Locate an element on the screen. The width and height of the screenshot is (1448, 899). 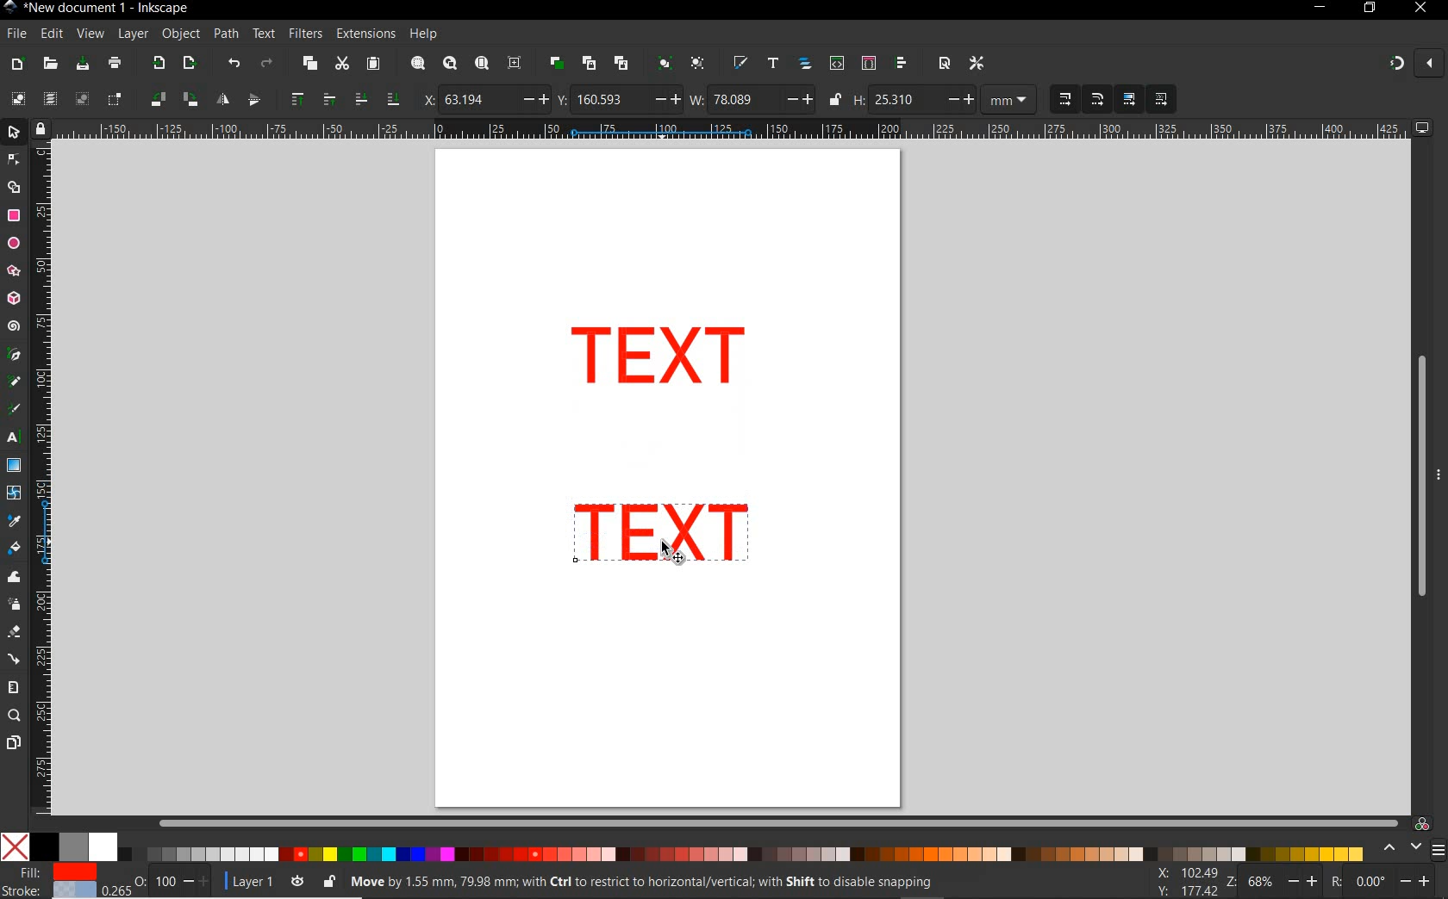
dropper is located at coordinates (15, 521).